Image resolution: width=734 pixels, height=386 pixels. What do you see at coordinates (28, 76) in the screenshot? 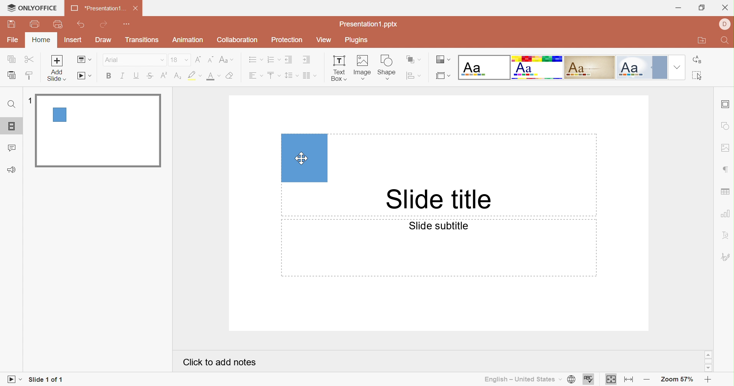
I see `Copy style` at bounding box center [28, 76].